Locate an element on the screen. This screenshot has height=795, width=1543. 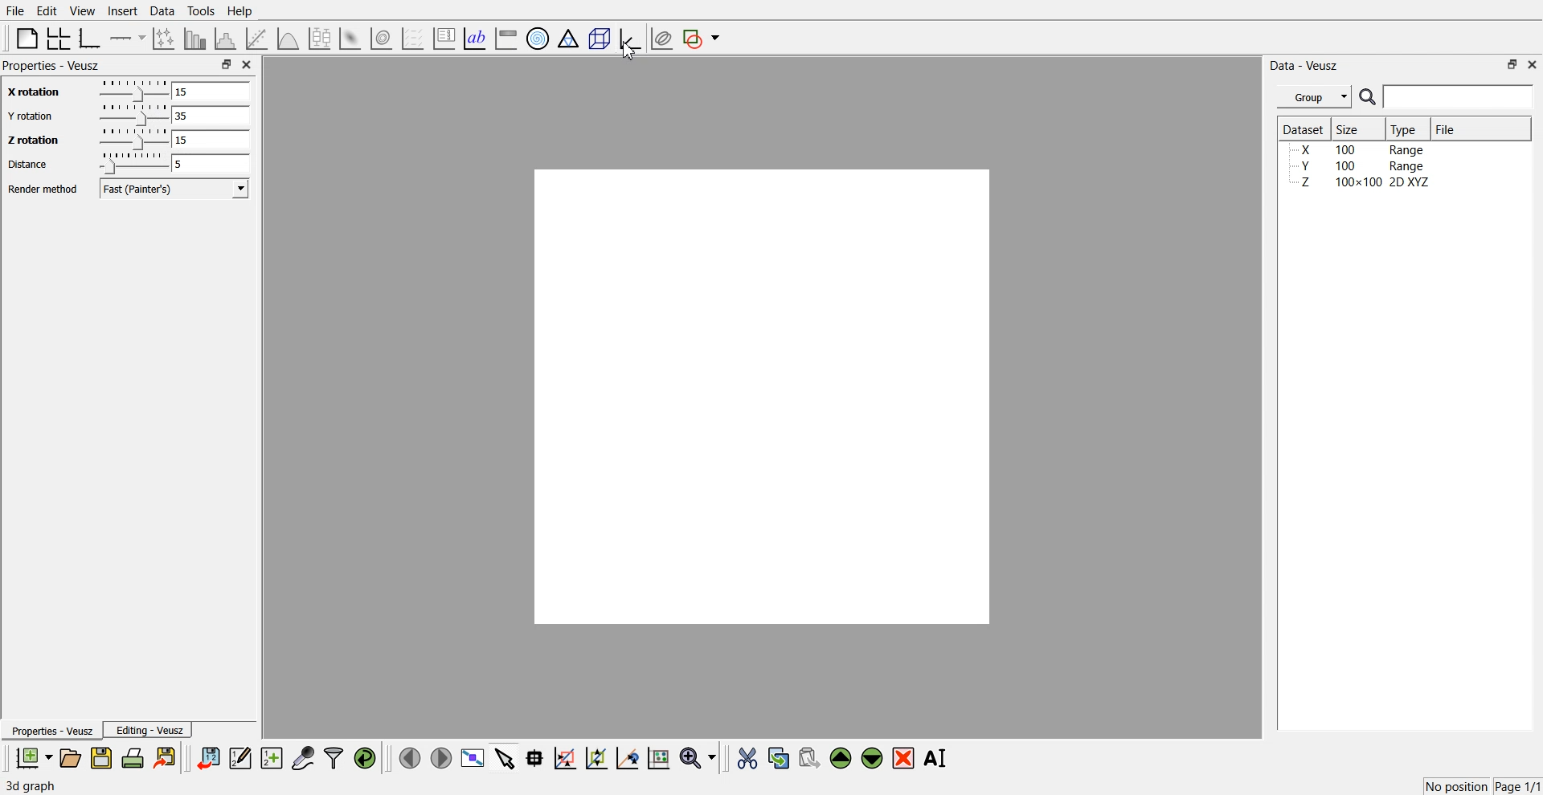
Filter dataset is located at coordinates (334, 757).